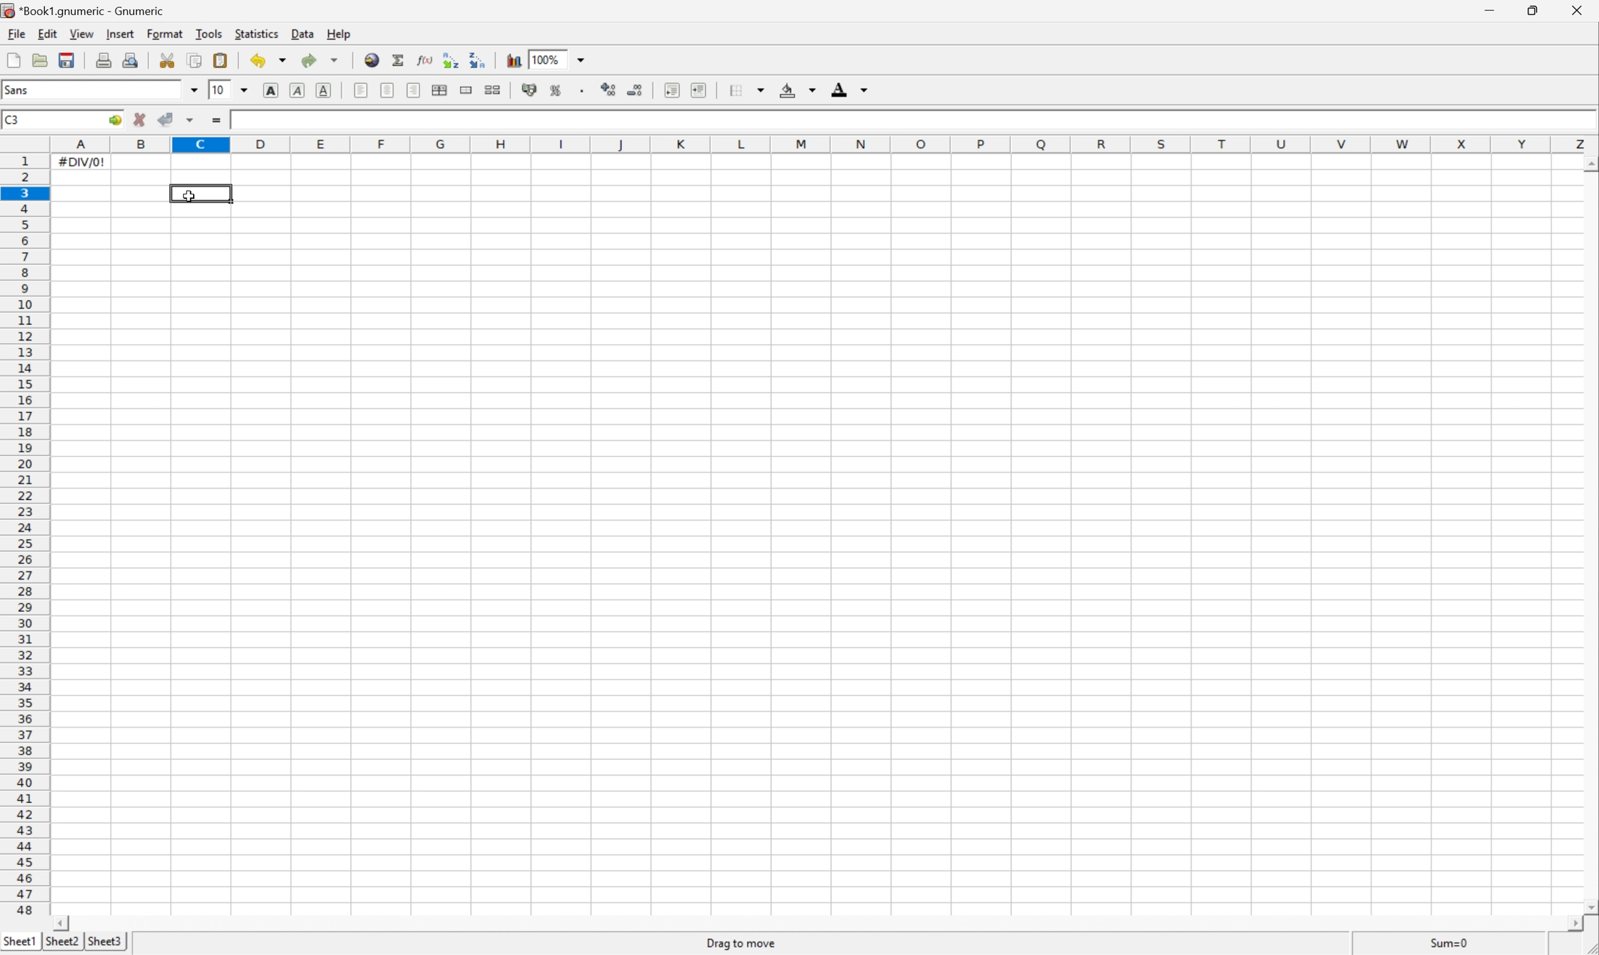  Describe the element at coordinates (13, 60) in the screenshot. I see ` Create new workbook` at that location.